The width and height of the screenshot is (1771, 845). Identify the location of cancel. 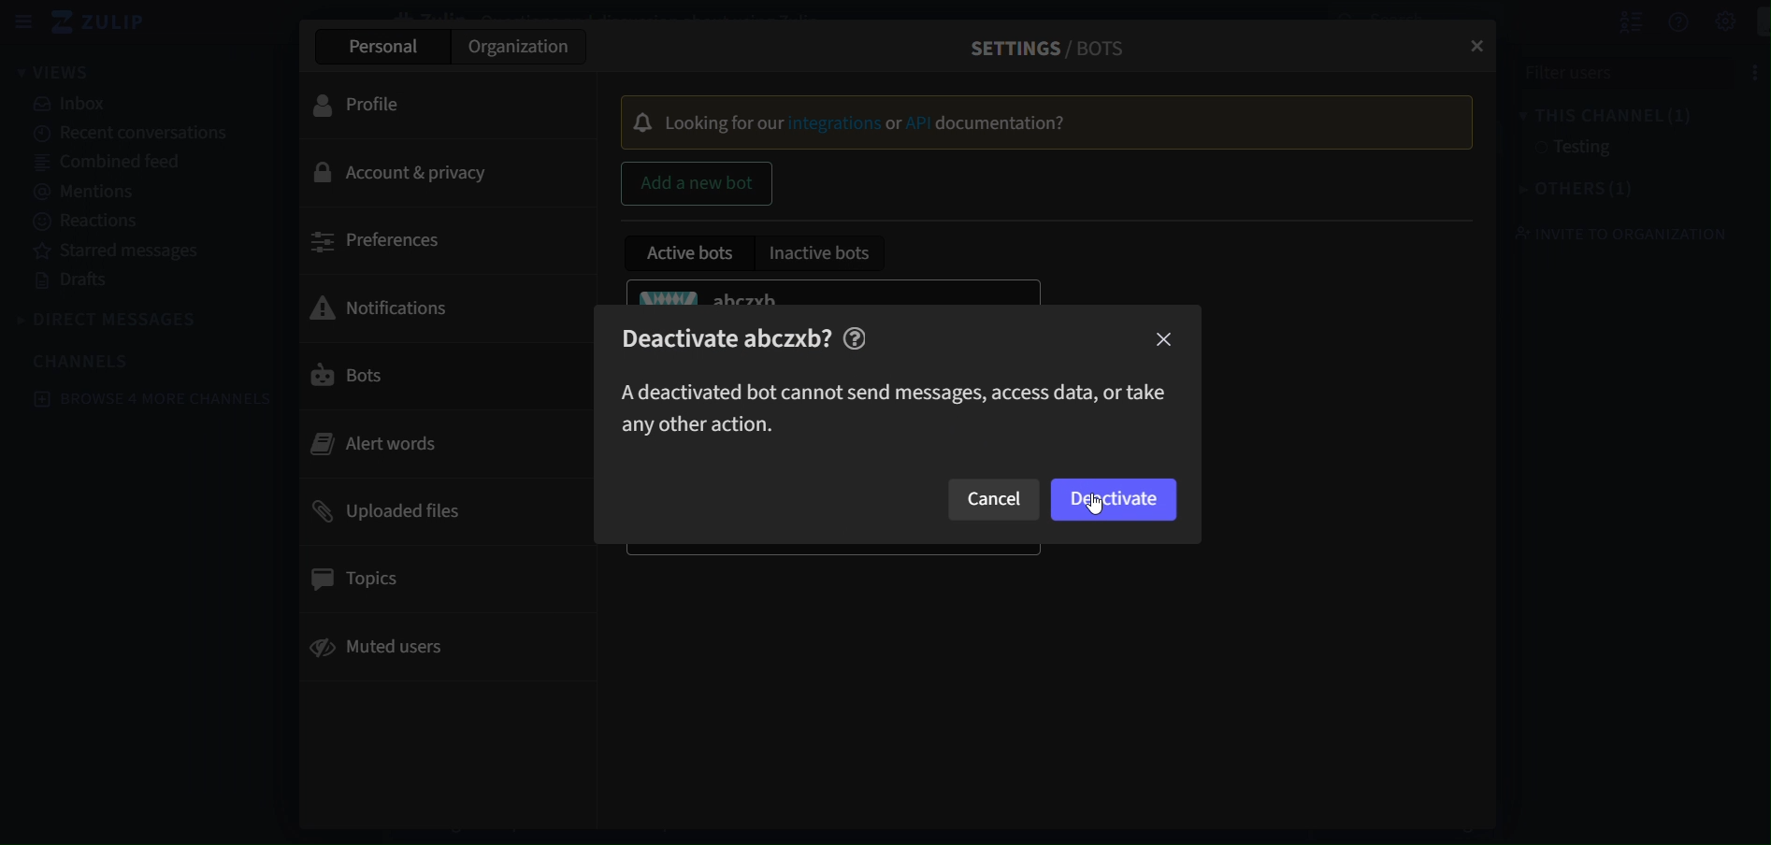
(998, 499).